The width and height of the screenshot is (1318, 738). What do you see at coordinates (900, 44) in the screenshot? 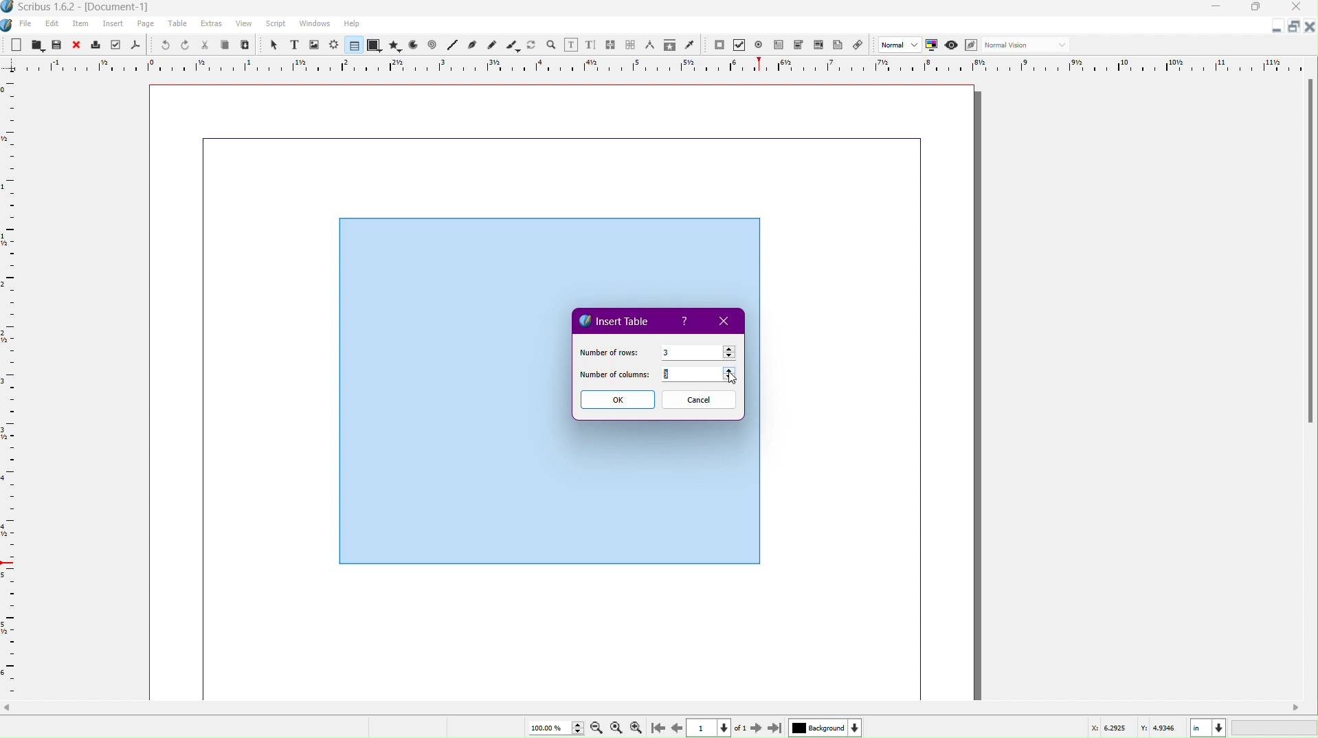
I see `Image Preview Quality` at bounding box center [900, 44].